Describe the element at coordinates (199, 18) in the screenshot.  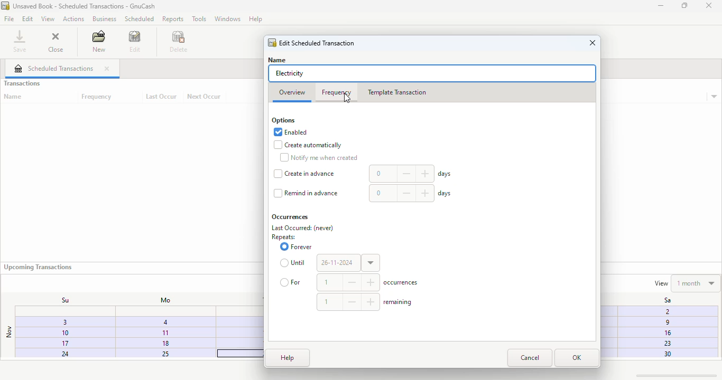
I see `tools` at that location.